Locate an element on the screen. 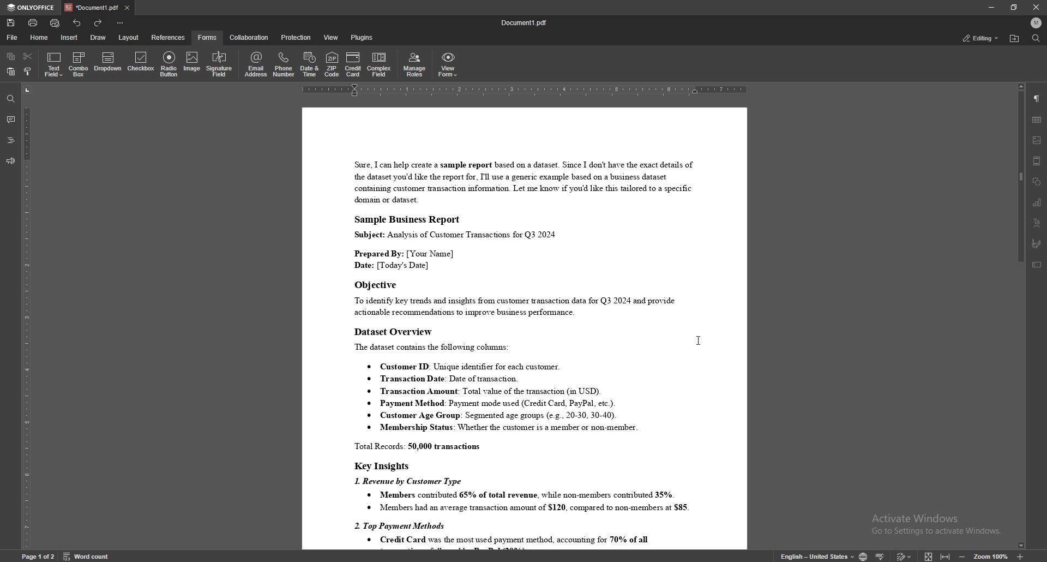  plugins is located at coordinates (363, 37).